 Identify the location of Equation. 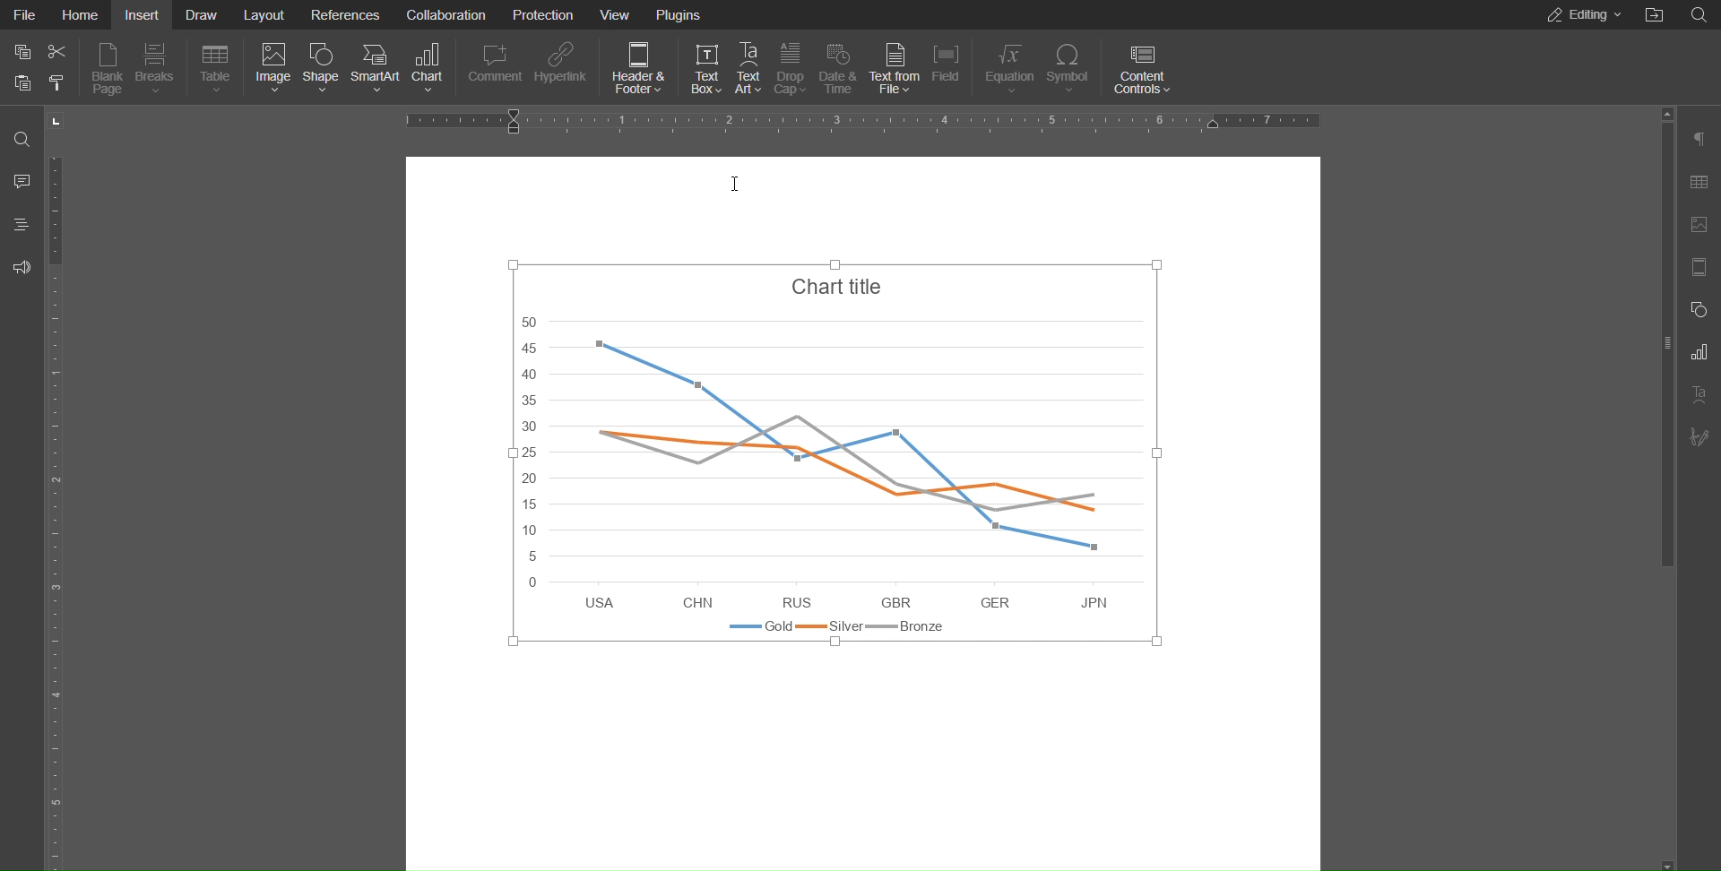
(1008, 66).